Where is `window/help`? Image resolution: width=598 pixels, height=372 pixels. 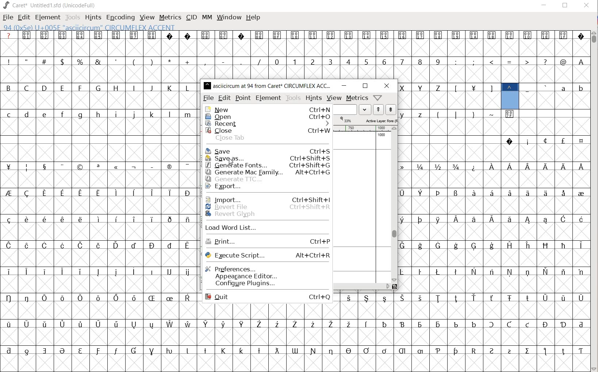 window/help is located at coordinates (377, 97).